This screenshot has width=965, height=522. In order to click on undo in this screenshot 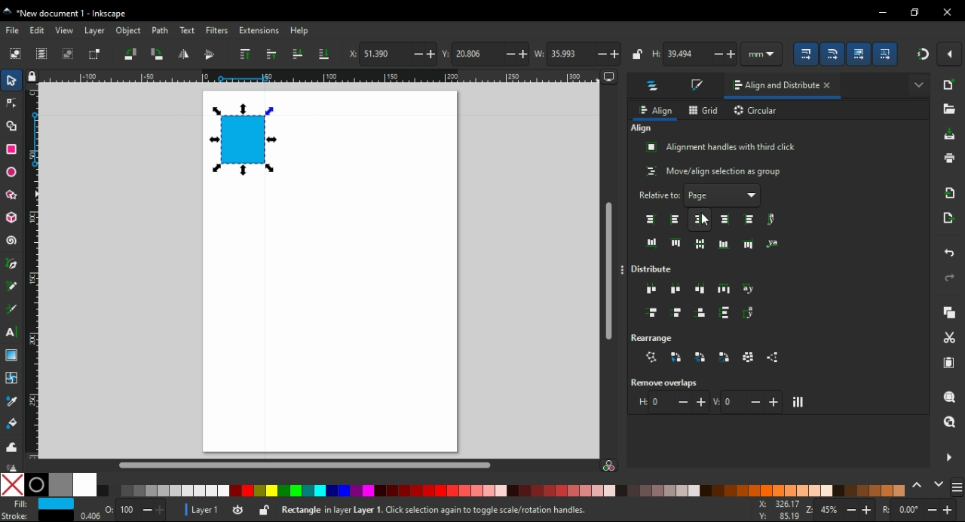, I will do `click(951, 254)`.